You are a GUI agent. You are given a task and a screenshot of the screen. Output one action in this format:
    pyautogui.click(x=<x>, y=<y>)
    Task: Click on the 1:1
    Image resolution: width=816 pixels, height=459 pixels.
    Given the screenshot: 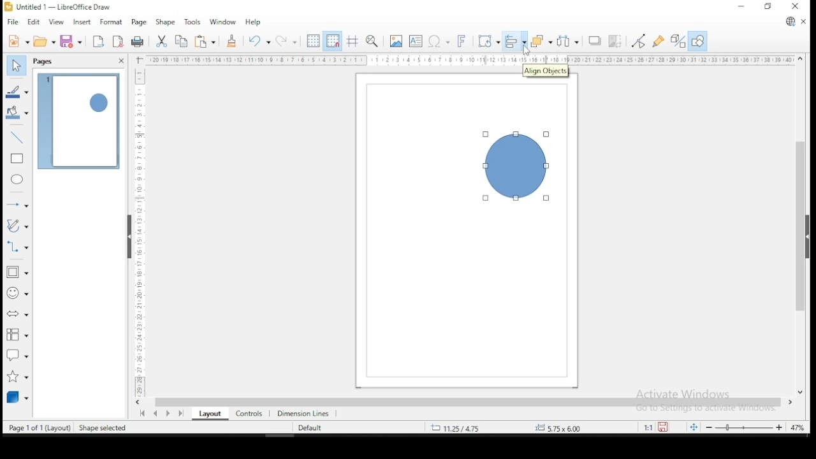 What is the action you would take?
    pyautogui.click(x=647, y=427)
    